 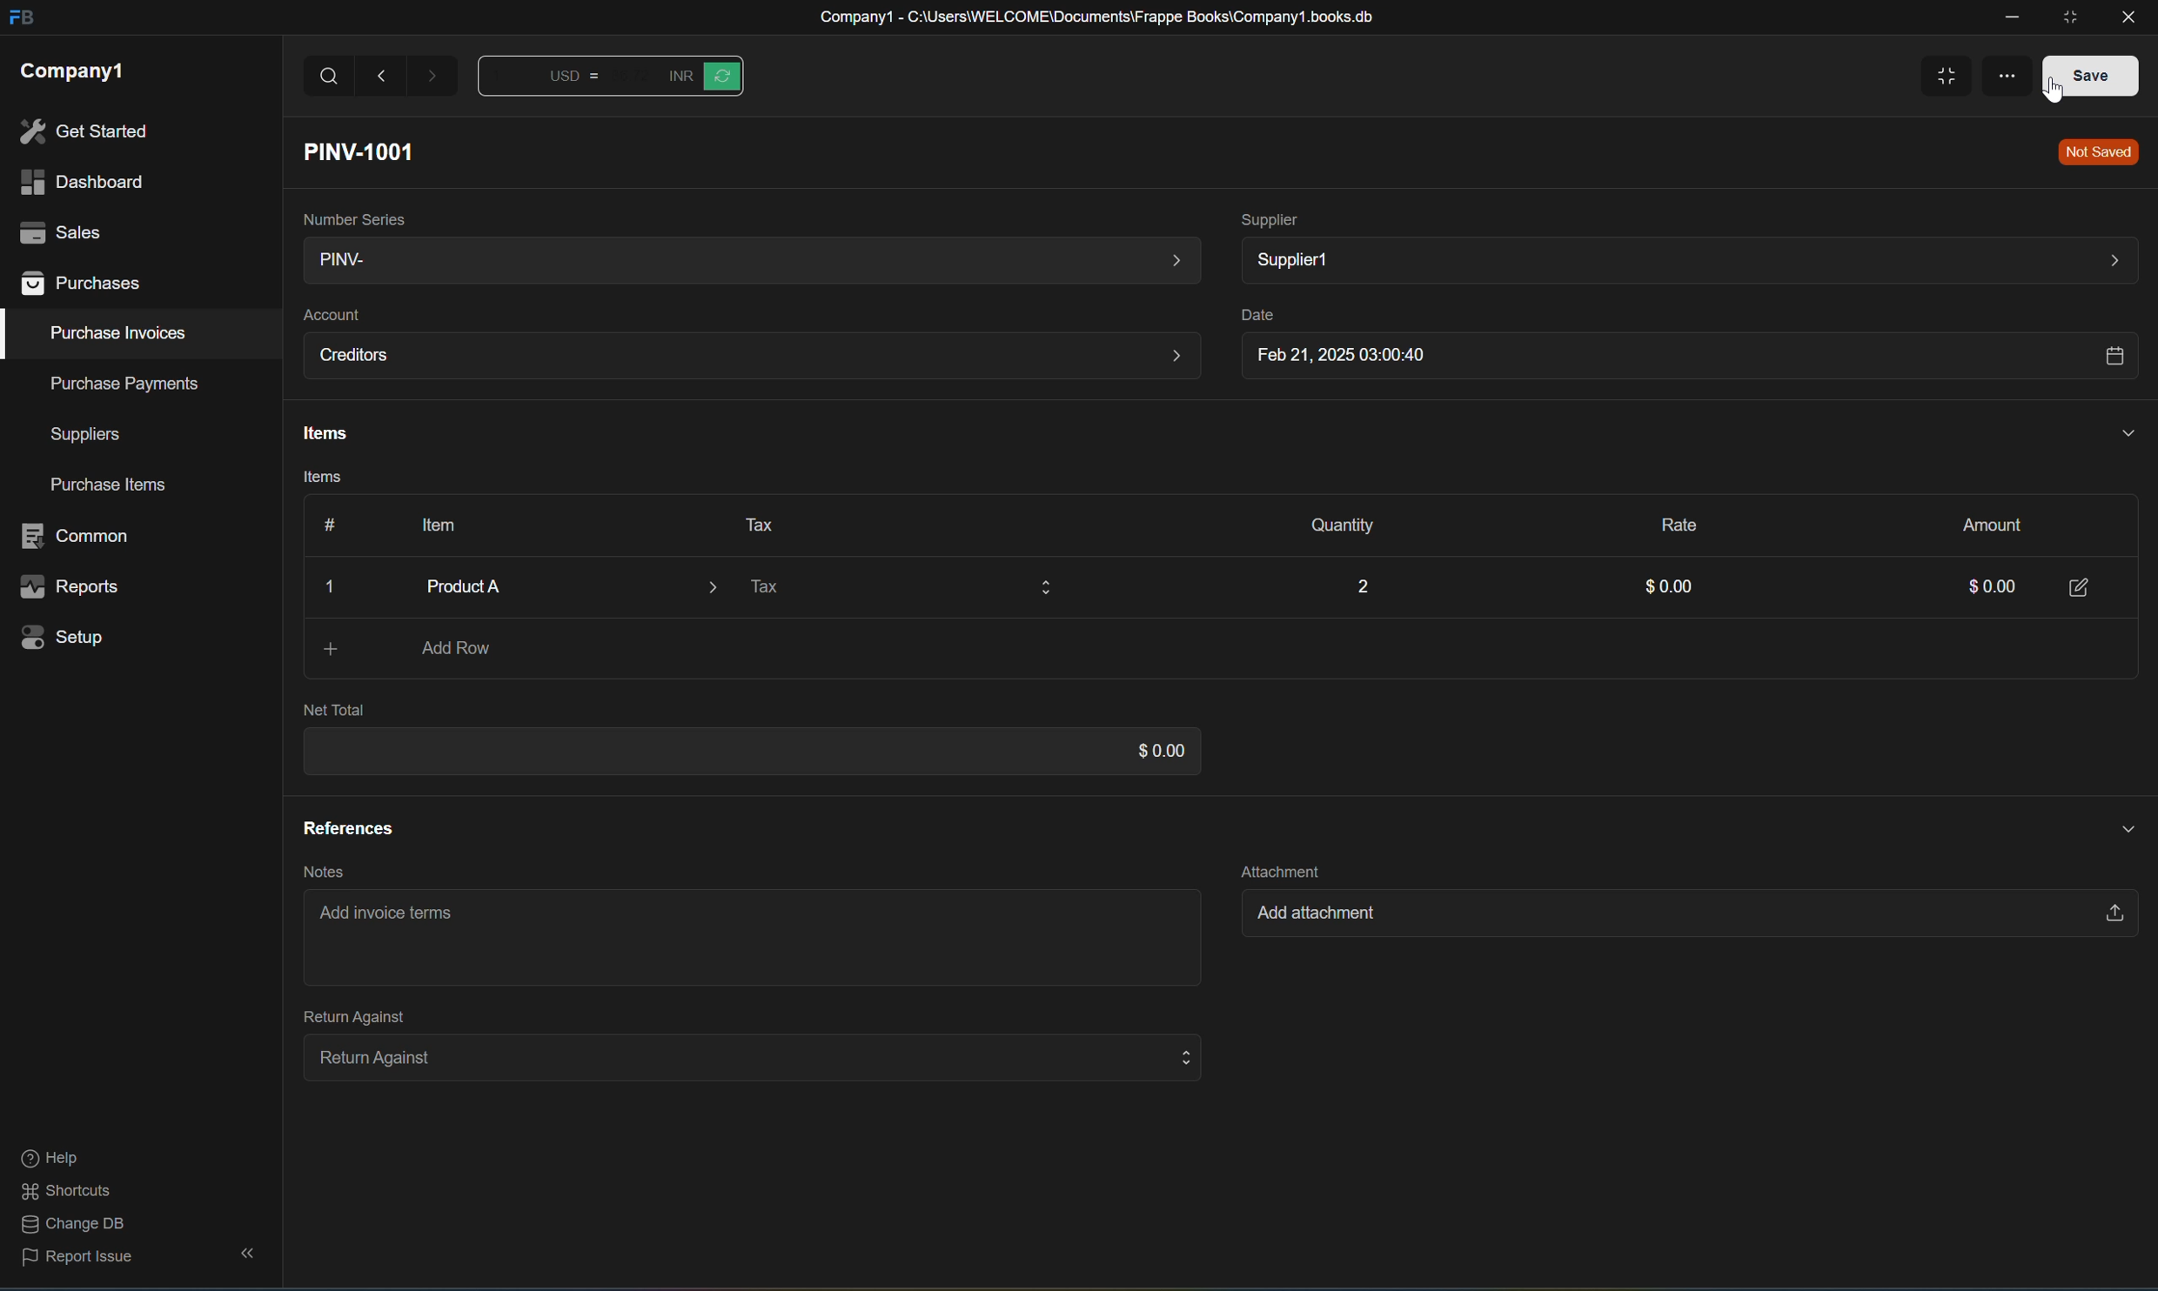 I want to click on Edit, so click(x=2081, y=585).